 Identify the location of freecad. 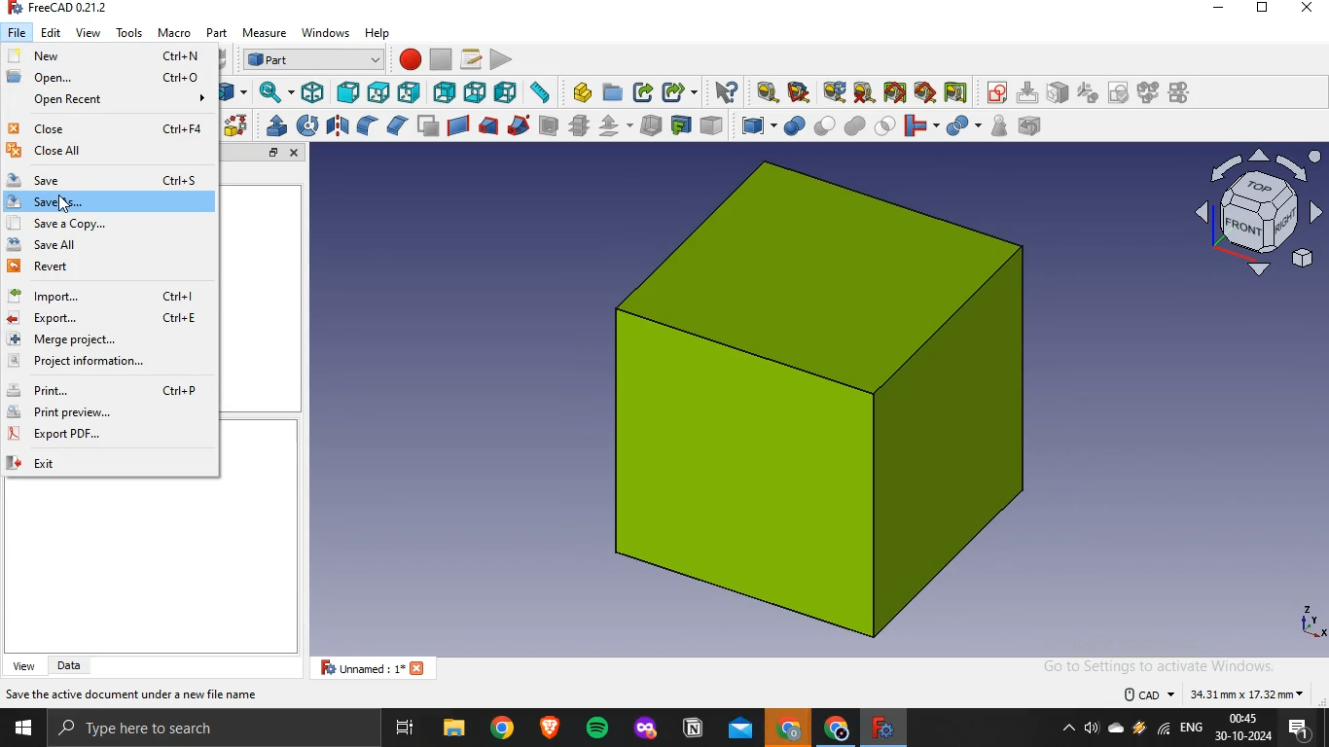
(885, 728).